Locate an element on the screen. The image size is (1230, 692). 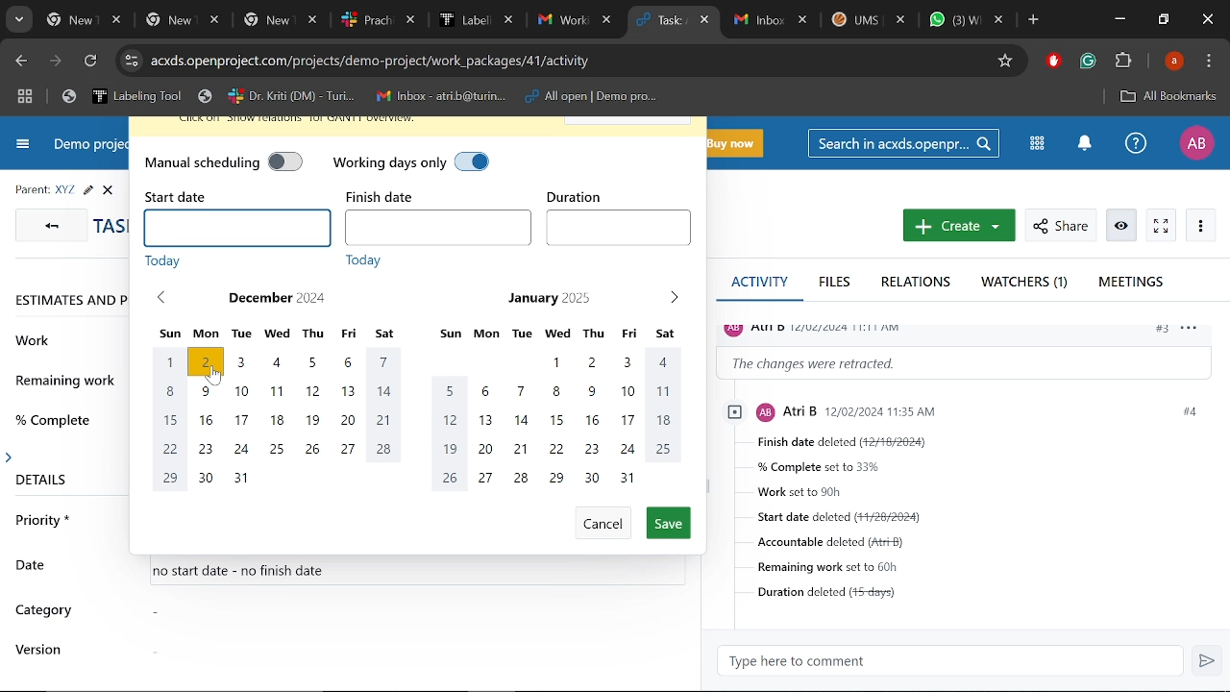
Cite address is located at coordinates (382, 62).